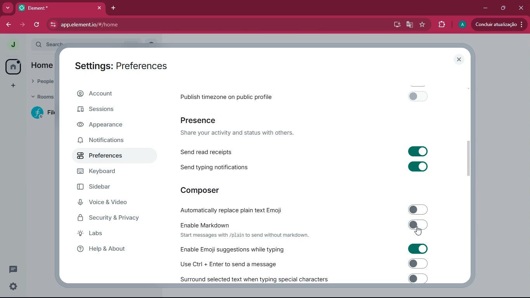  I want to click on composer, so click(201, 190).